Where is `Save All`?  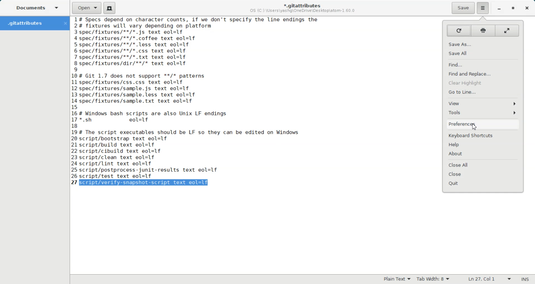 Save All is located at coordinates (483, 53).